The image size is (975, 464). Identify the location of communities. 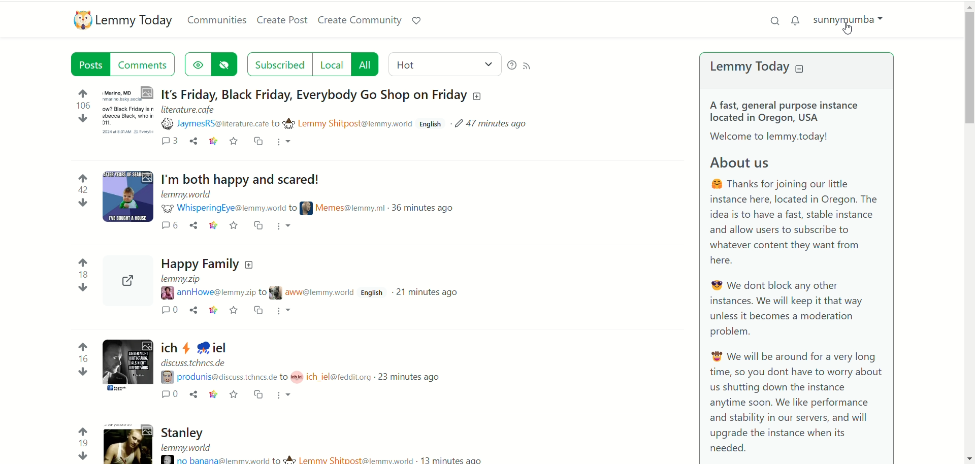
(217, 20).